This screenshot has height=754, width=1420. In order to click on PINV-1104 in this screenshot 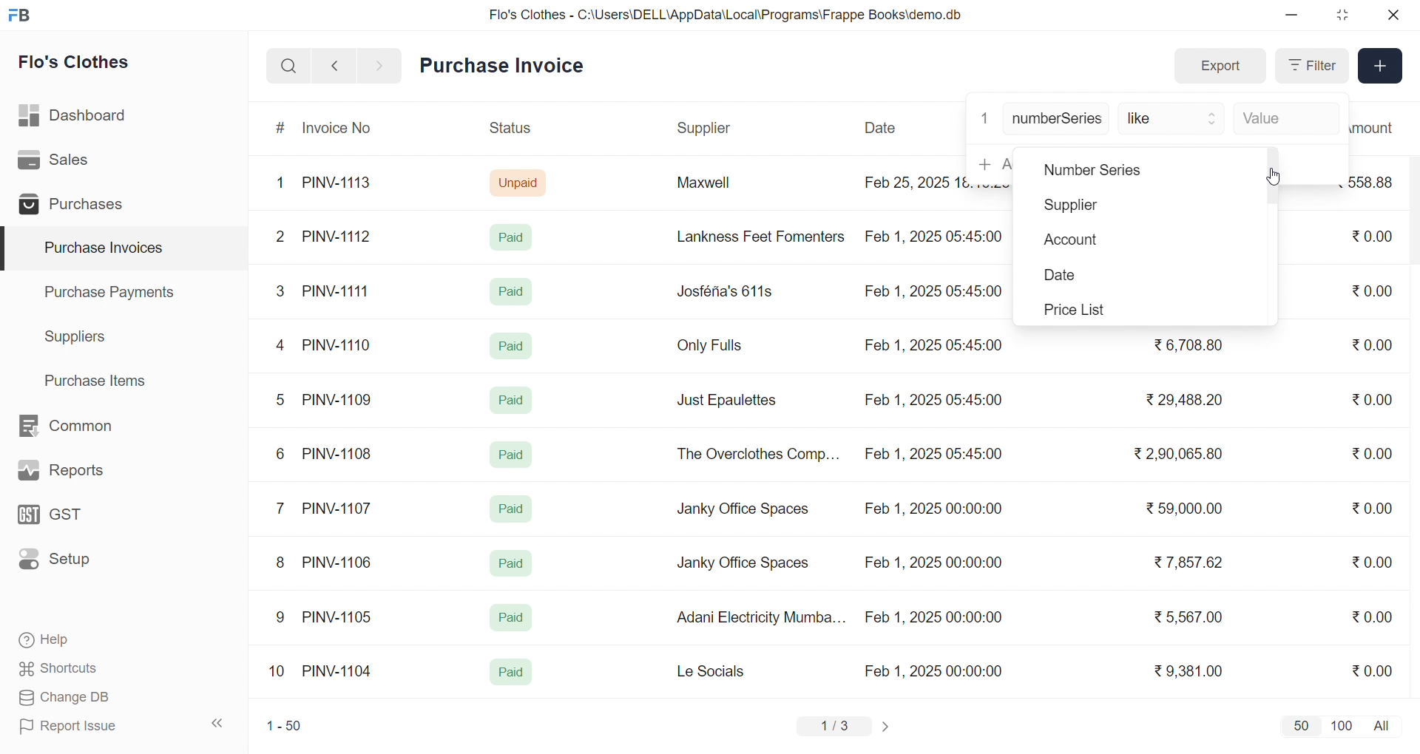, I will do `click(339, 671)`.